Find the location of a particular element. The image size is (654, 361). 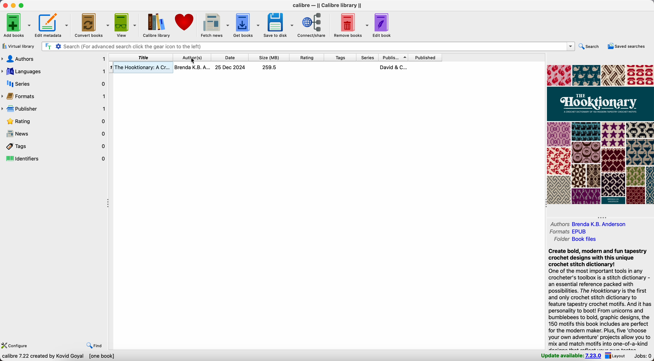

saved searches is located at coordinates (627, 46).